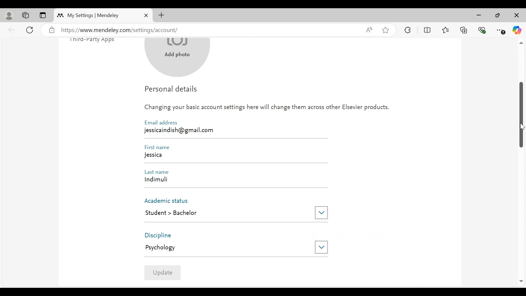  I want to click on scroll up, so click(521, 43).